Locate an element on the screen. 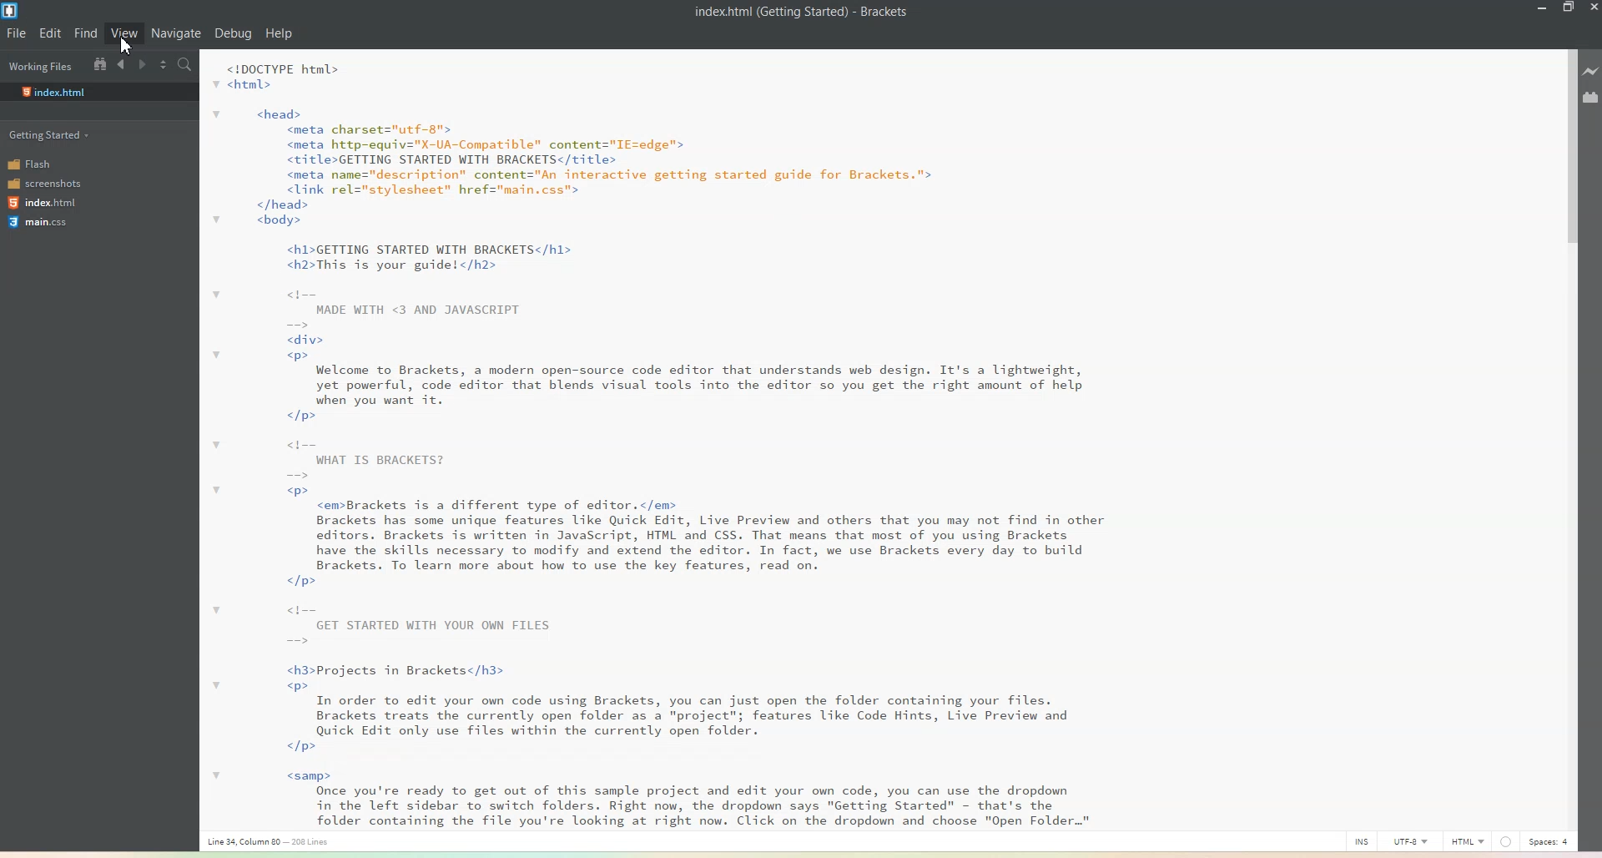  Navigate is located at coordinates (176, 34).